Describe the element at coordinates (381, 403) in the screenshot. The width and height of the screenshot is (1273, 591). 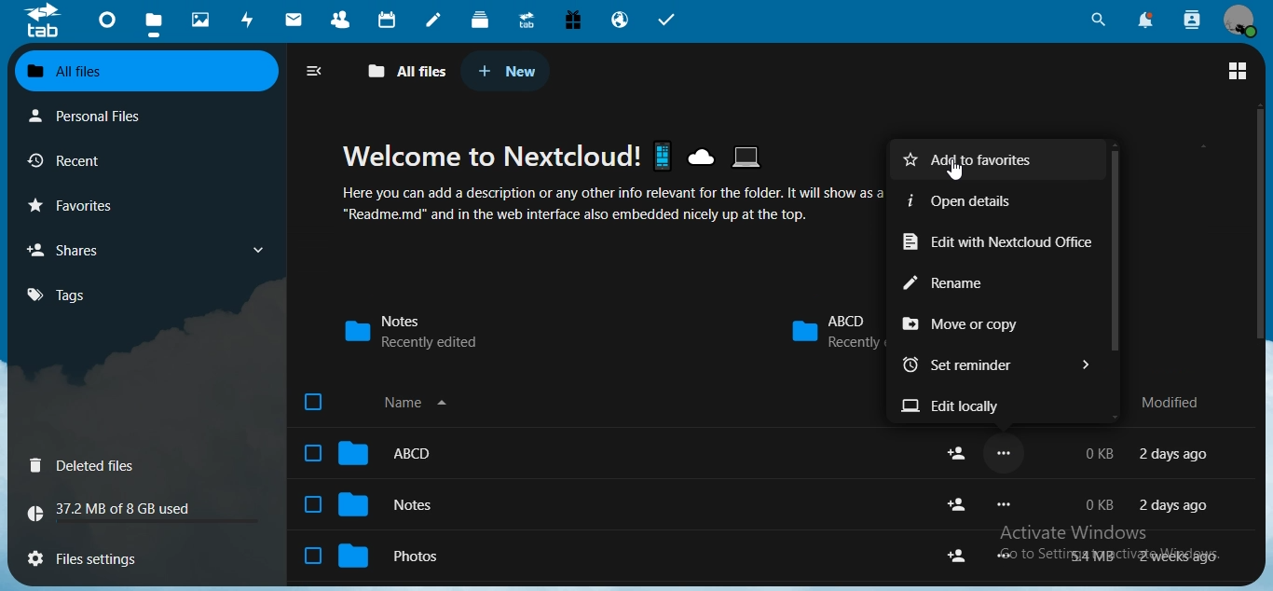
I see `name` at that location.